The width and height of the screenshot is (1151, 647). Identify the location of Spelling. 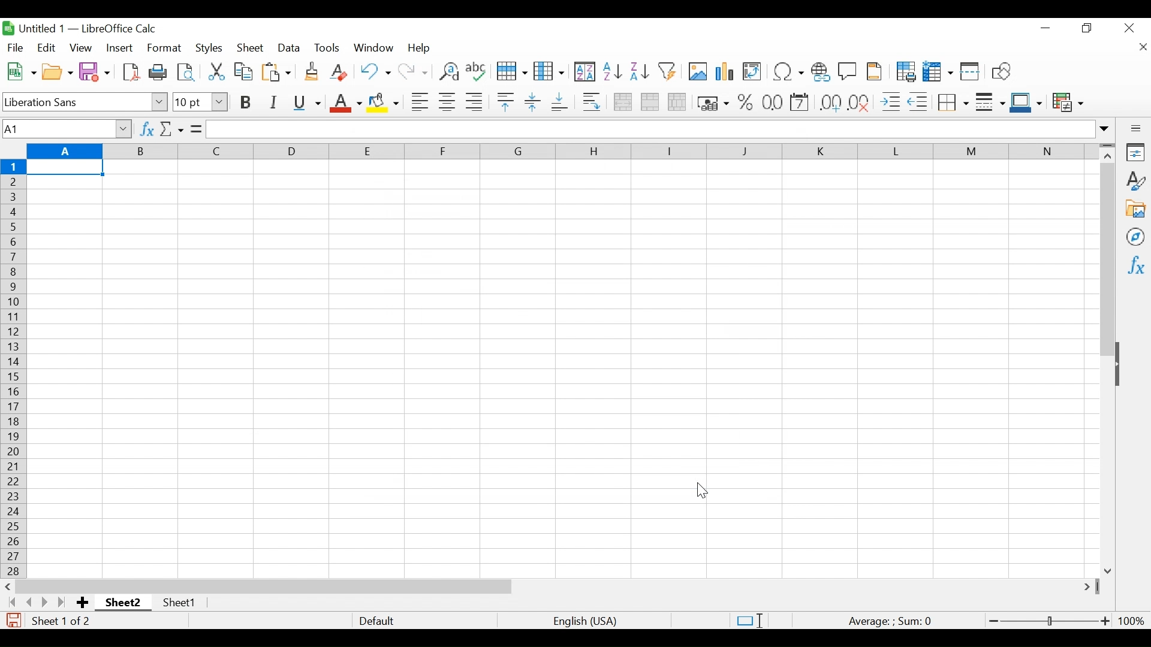
(475, 72).